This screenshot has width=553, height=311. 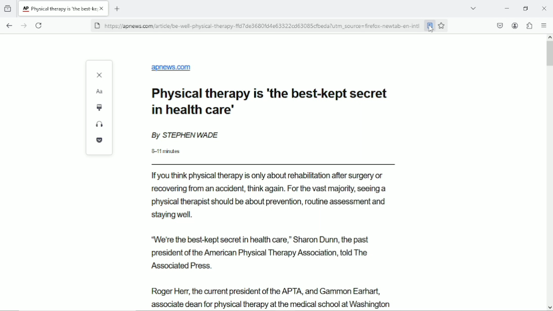 What do you see at coordinates (263, 26) in the screenshot?
I see `link` at bounding box center [263, 26].